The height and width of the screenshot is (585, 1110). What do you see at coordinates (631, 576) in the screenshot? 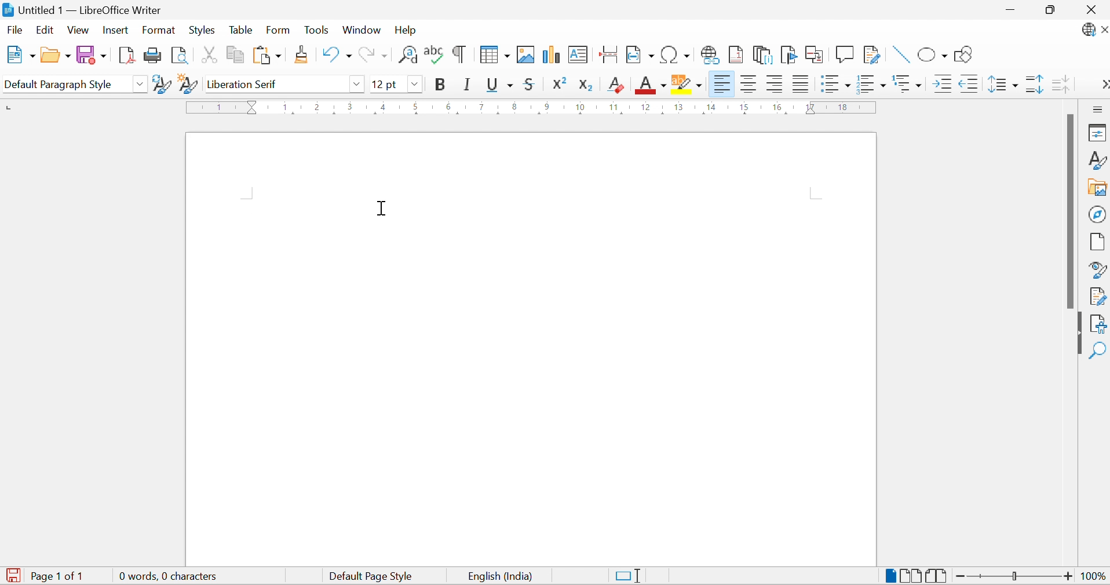
I see `Standard Selection. Click to change selection mode.` at bounding box center [631, 576].